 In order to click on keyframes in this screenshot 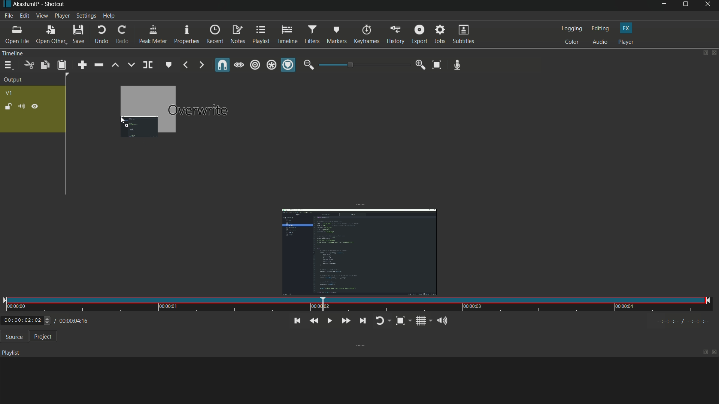, I will do `click(366, 34)`.